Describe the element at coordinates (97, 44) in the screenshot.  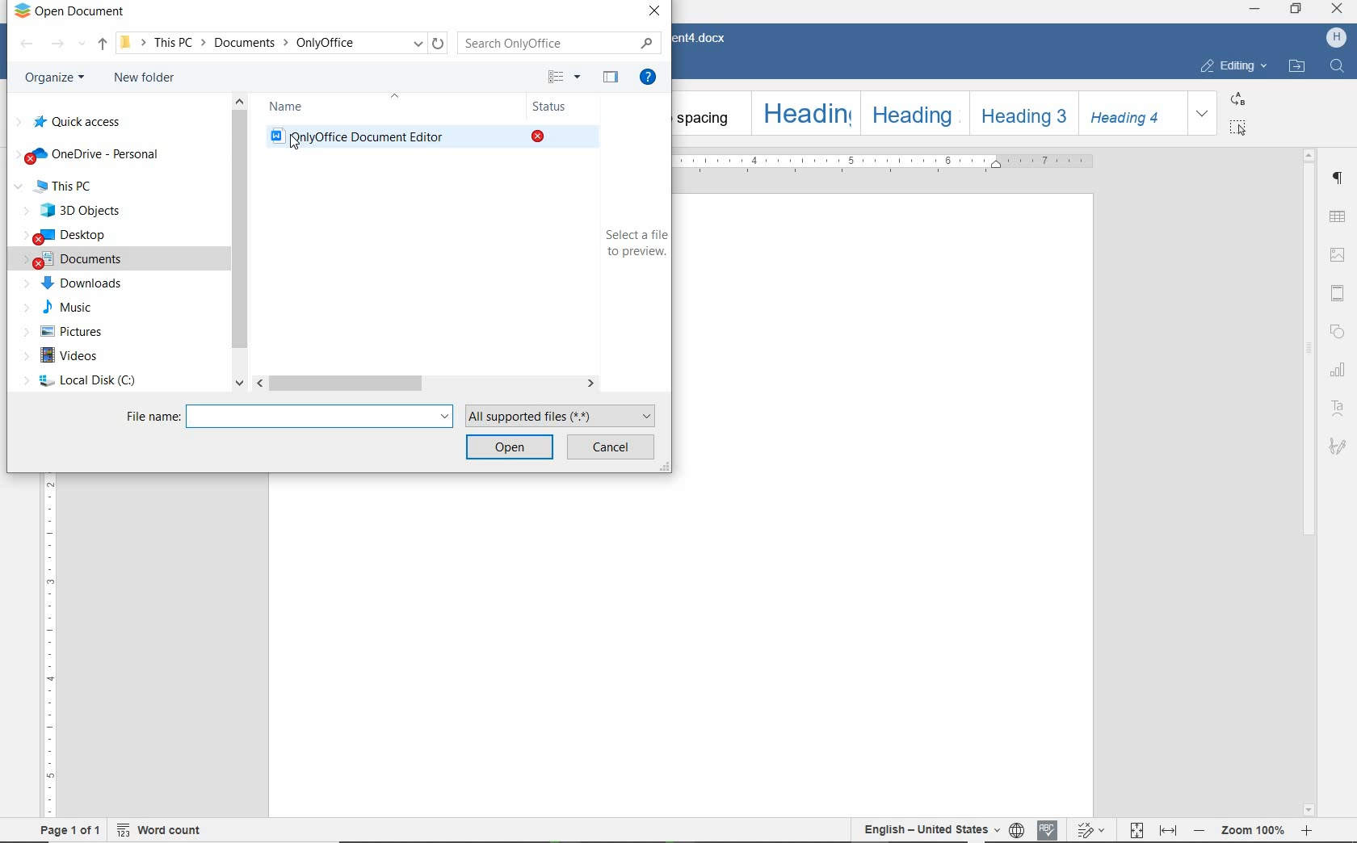
I see `up to documents` at that location.